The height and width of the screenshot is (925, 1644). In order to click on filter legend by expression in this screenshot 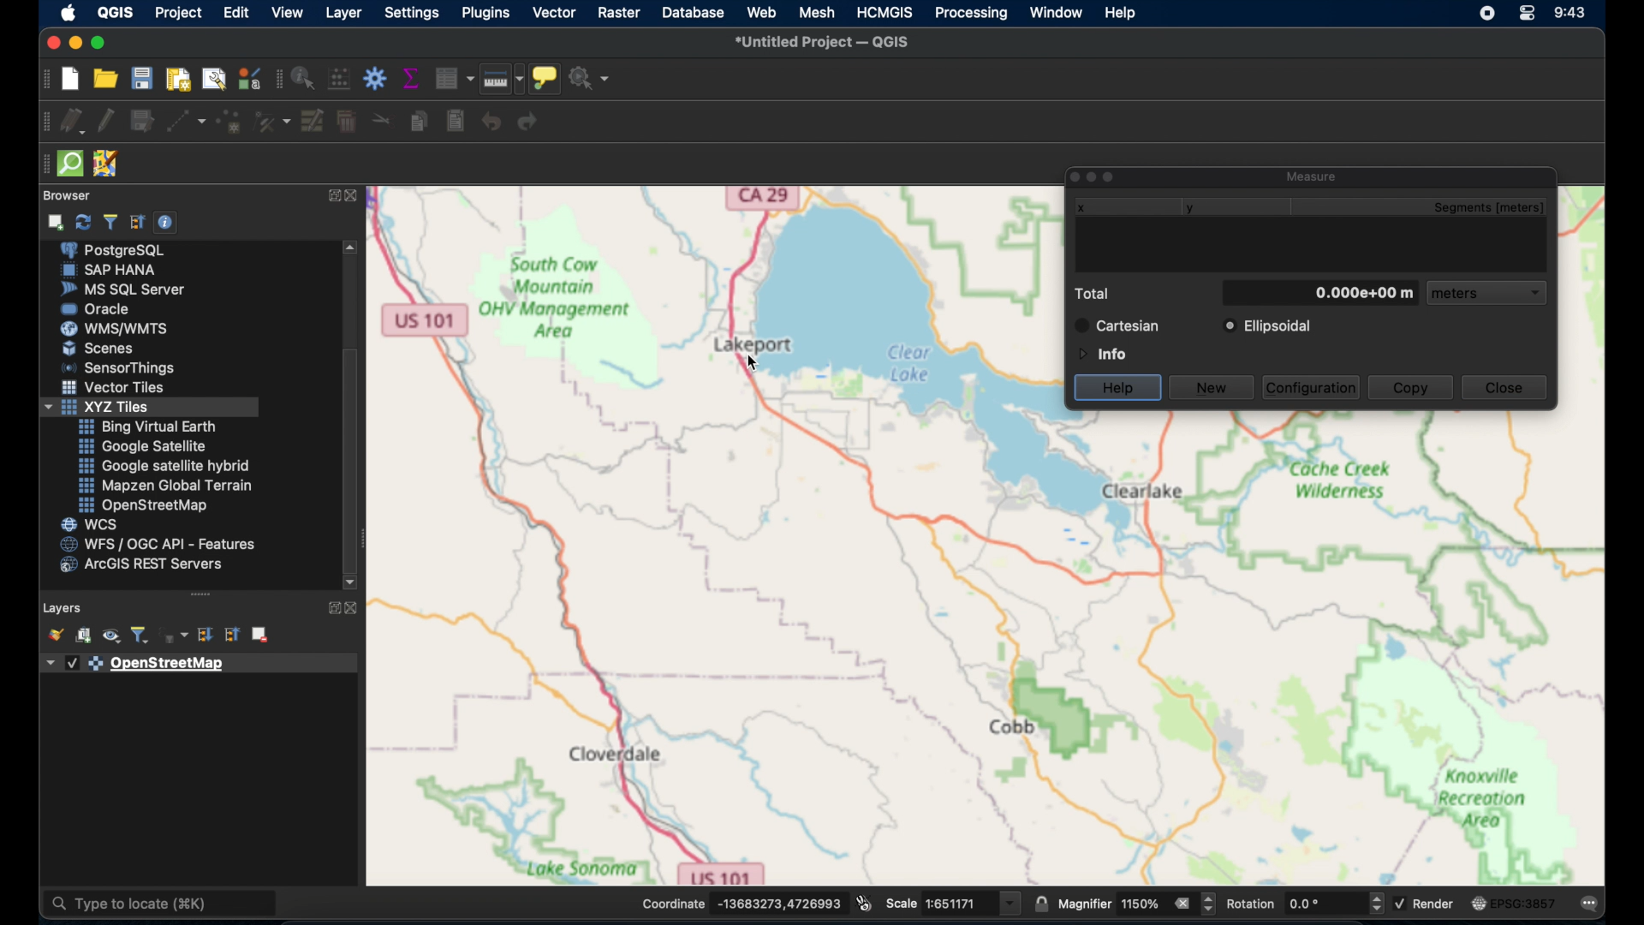, I will do `click(176, 636)`.